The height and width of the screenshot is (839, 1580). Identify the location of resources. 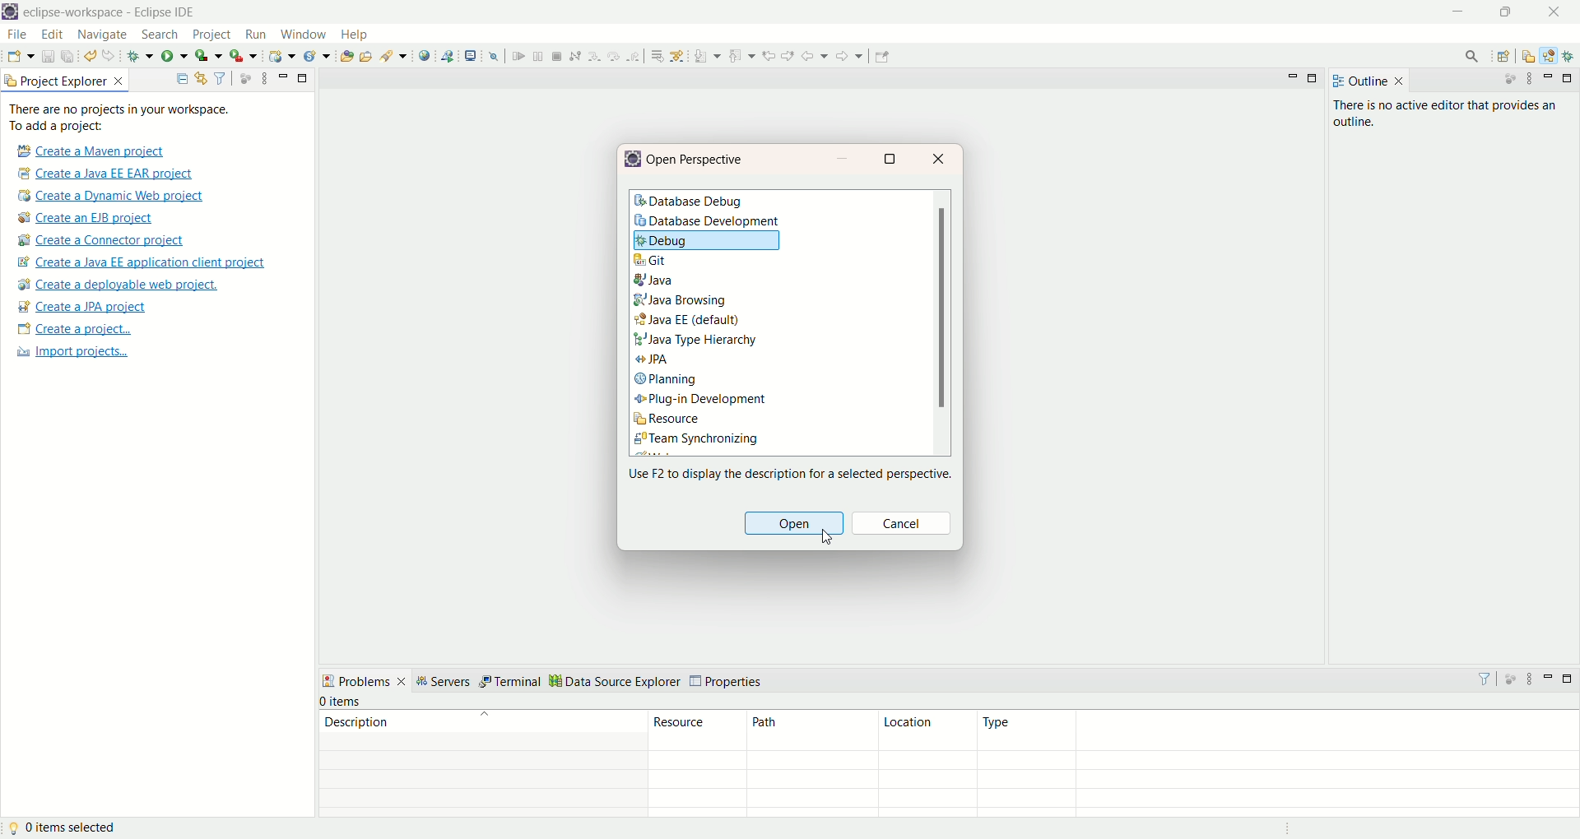
(1530, 58).